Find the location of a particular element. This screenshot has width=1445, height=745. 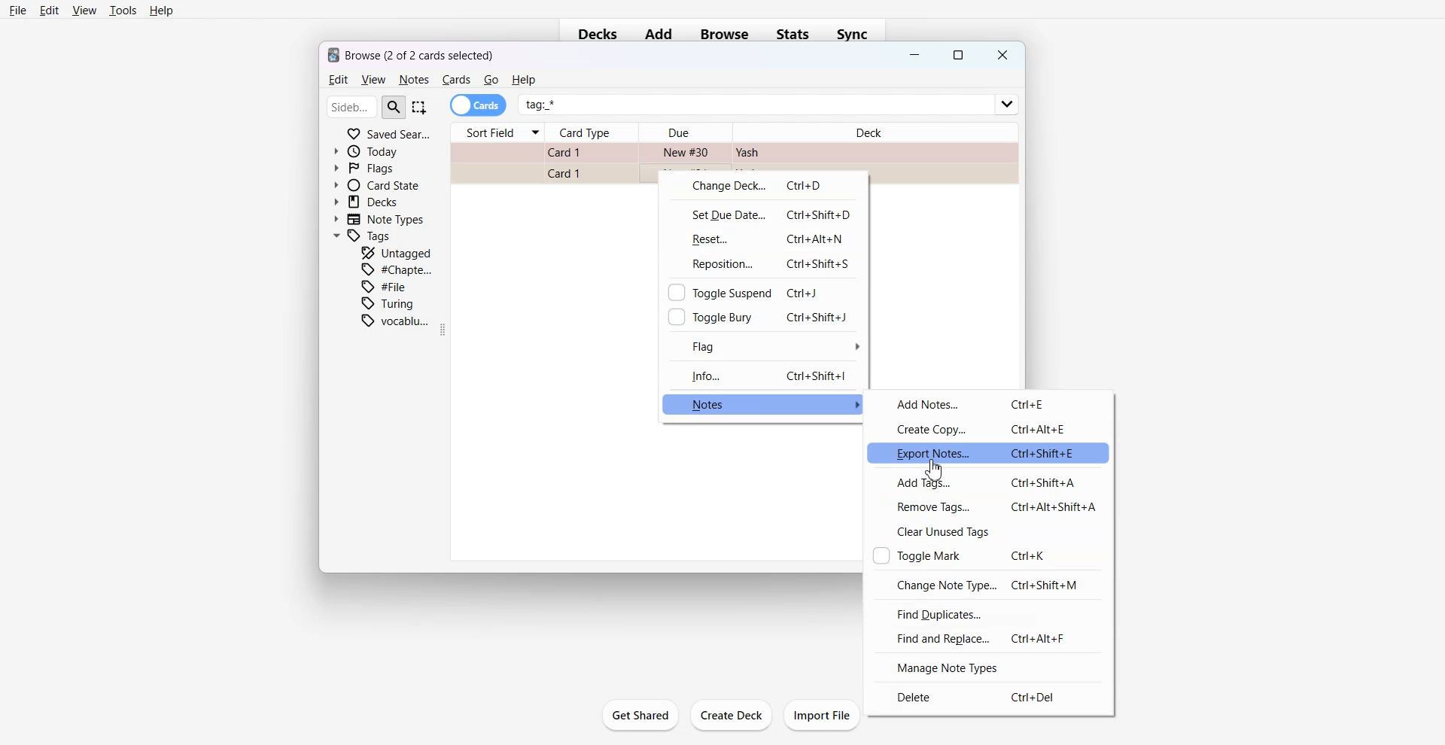

Drag Handle is located at coordinates (446, 330).